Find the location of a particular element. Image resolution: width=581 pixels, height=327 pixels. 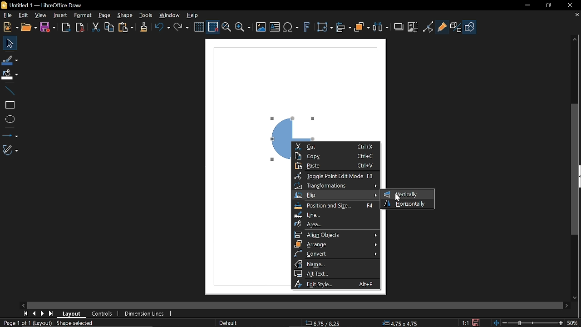

Position and size  F4 is located at coordinates (337, 206).